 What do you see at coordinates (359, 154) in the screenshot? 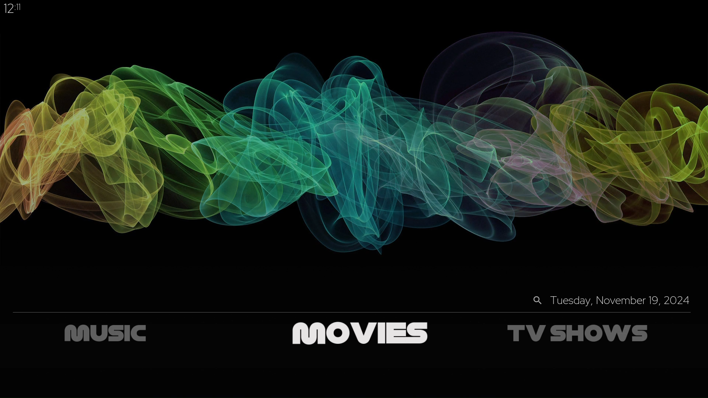
I see `changed theme` at bounding box center [359, 154].